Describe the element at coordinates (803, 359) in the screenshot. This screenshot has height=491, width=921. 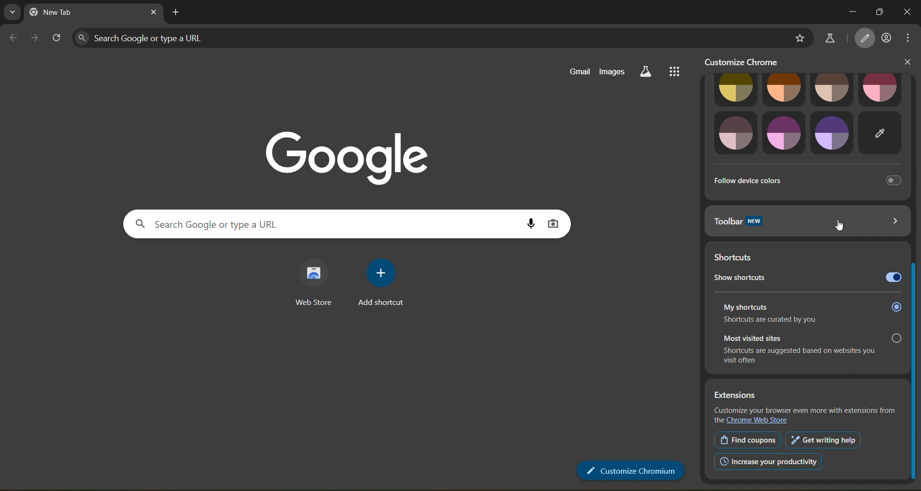
I see `Shortcuts are suggested based on websites you
visit often` at that location.